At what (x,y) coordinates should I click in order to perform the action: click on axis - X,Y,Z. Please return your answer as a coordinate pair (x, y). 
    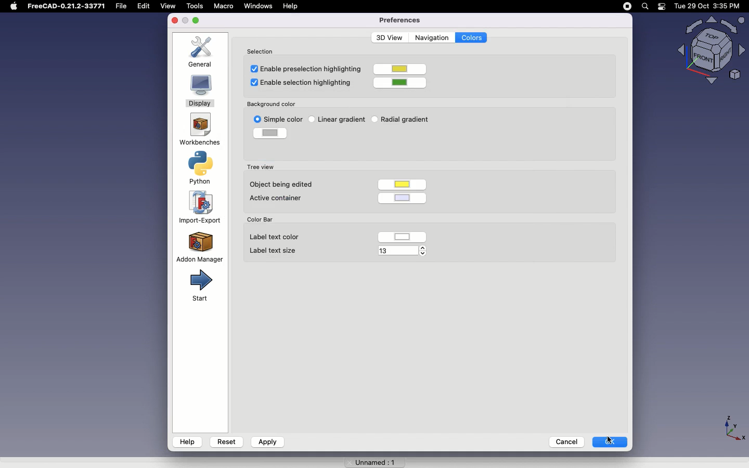
    Looking at the image, I should click on (733, 426).